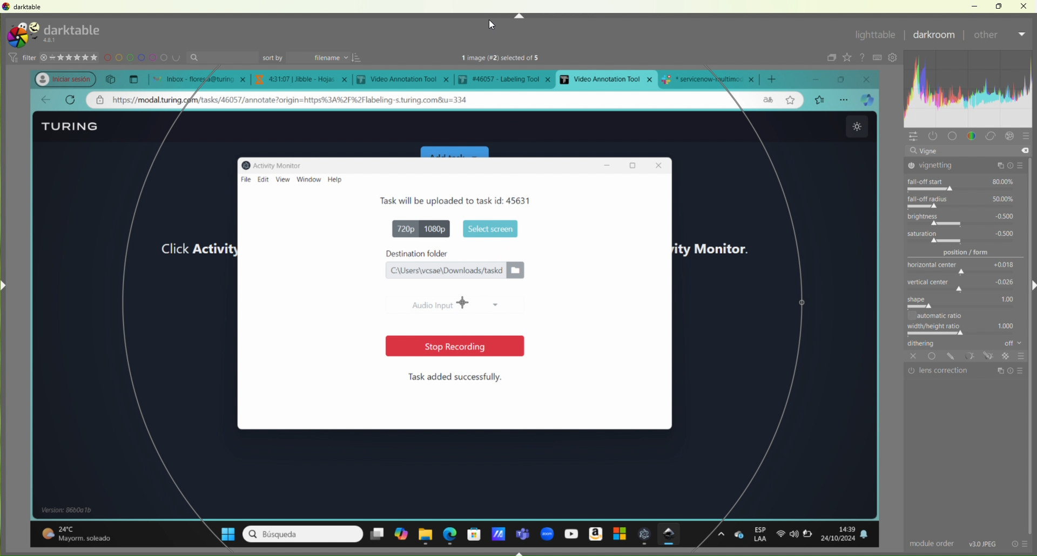  What do you see at coordinates (966, 265) in the screenshot?
I see `horizontal center` at bounding box center [966, 265].